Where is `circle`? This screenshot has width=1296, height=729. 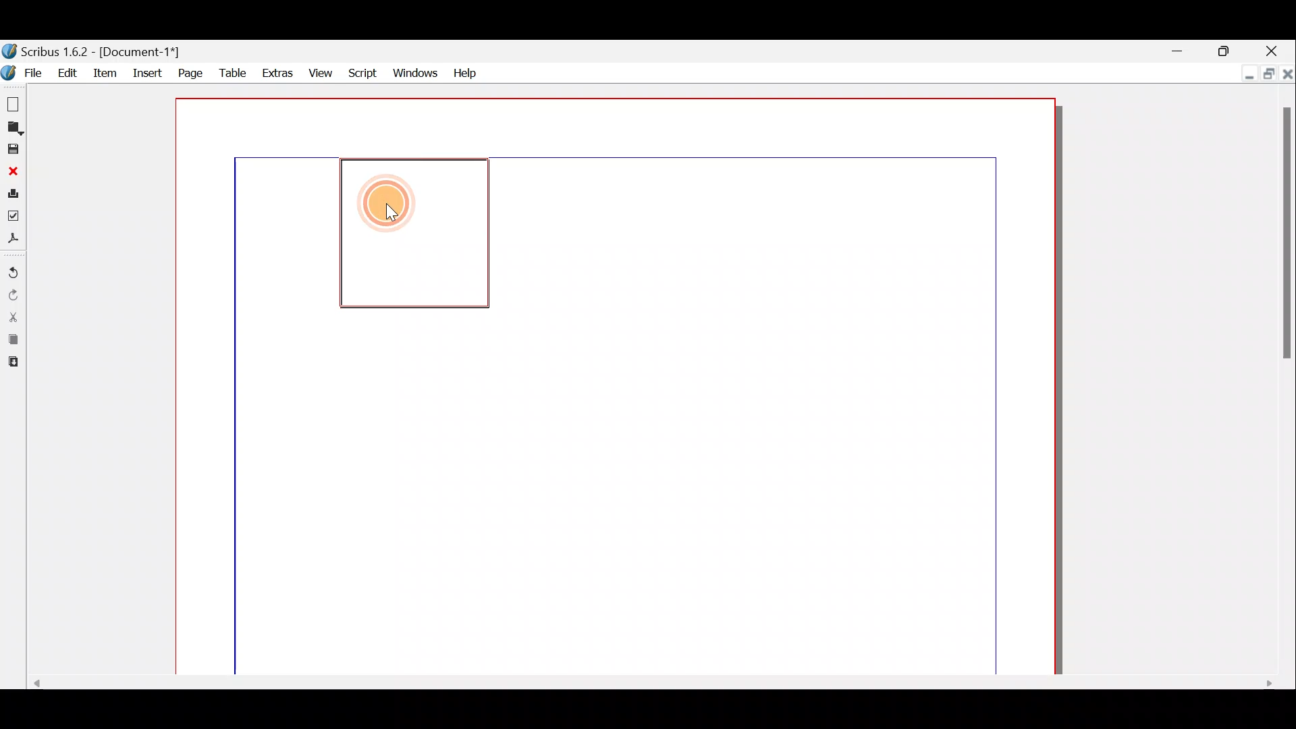
circle is located at coordinates (386, 207).